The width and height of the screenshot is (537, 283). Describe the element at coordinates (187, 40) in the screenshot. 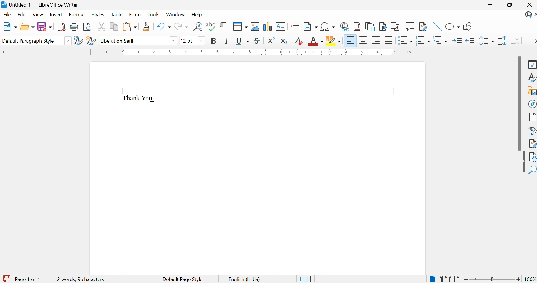

I see `12 pt` at that location.